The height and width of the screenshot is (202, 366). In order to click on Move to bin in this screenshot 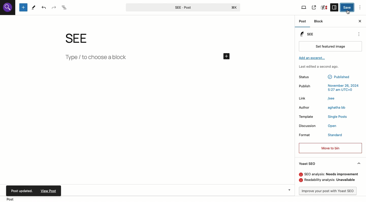, I will do `click(330, 148)`.